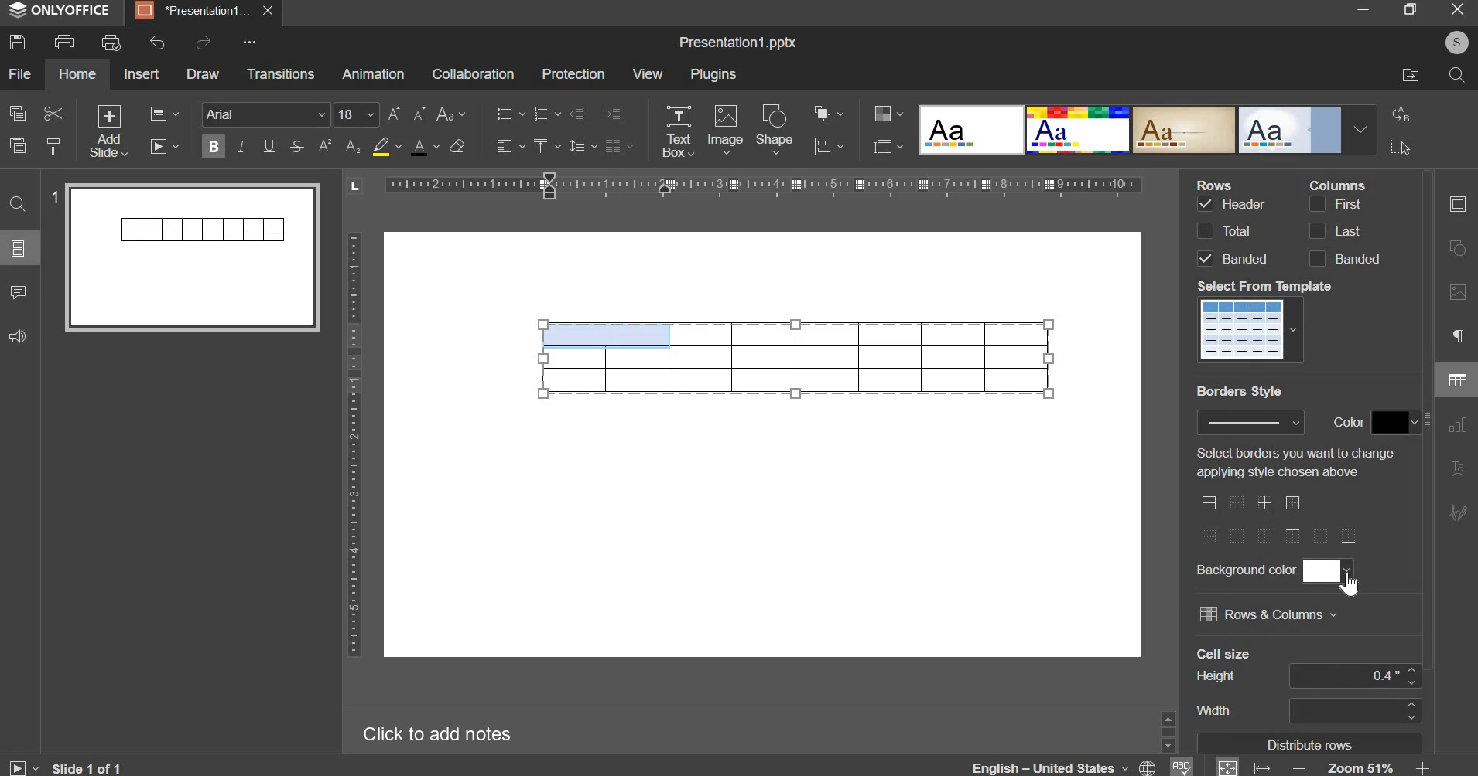  Describe the element at coordinates (109, 132) in the screenshot. I see `add slide` at that location.